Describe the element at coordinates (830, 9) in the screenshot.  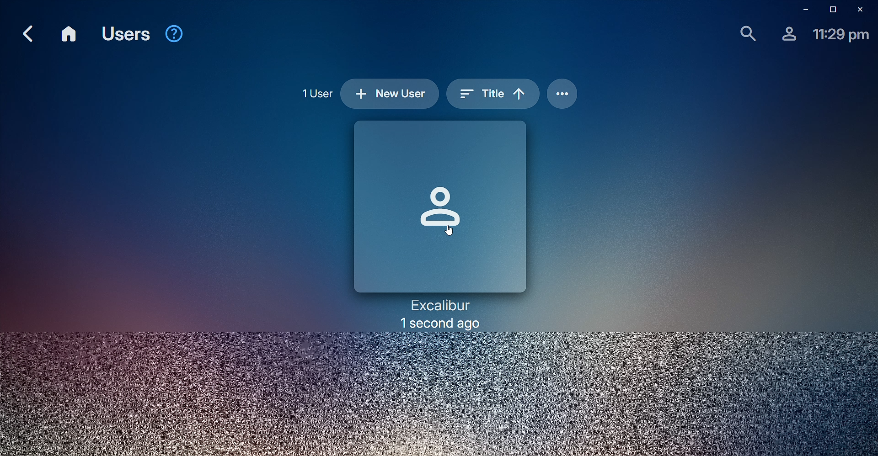
I see `Restore` at that location.